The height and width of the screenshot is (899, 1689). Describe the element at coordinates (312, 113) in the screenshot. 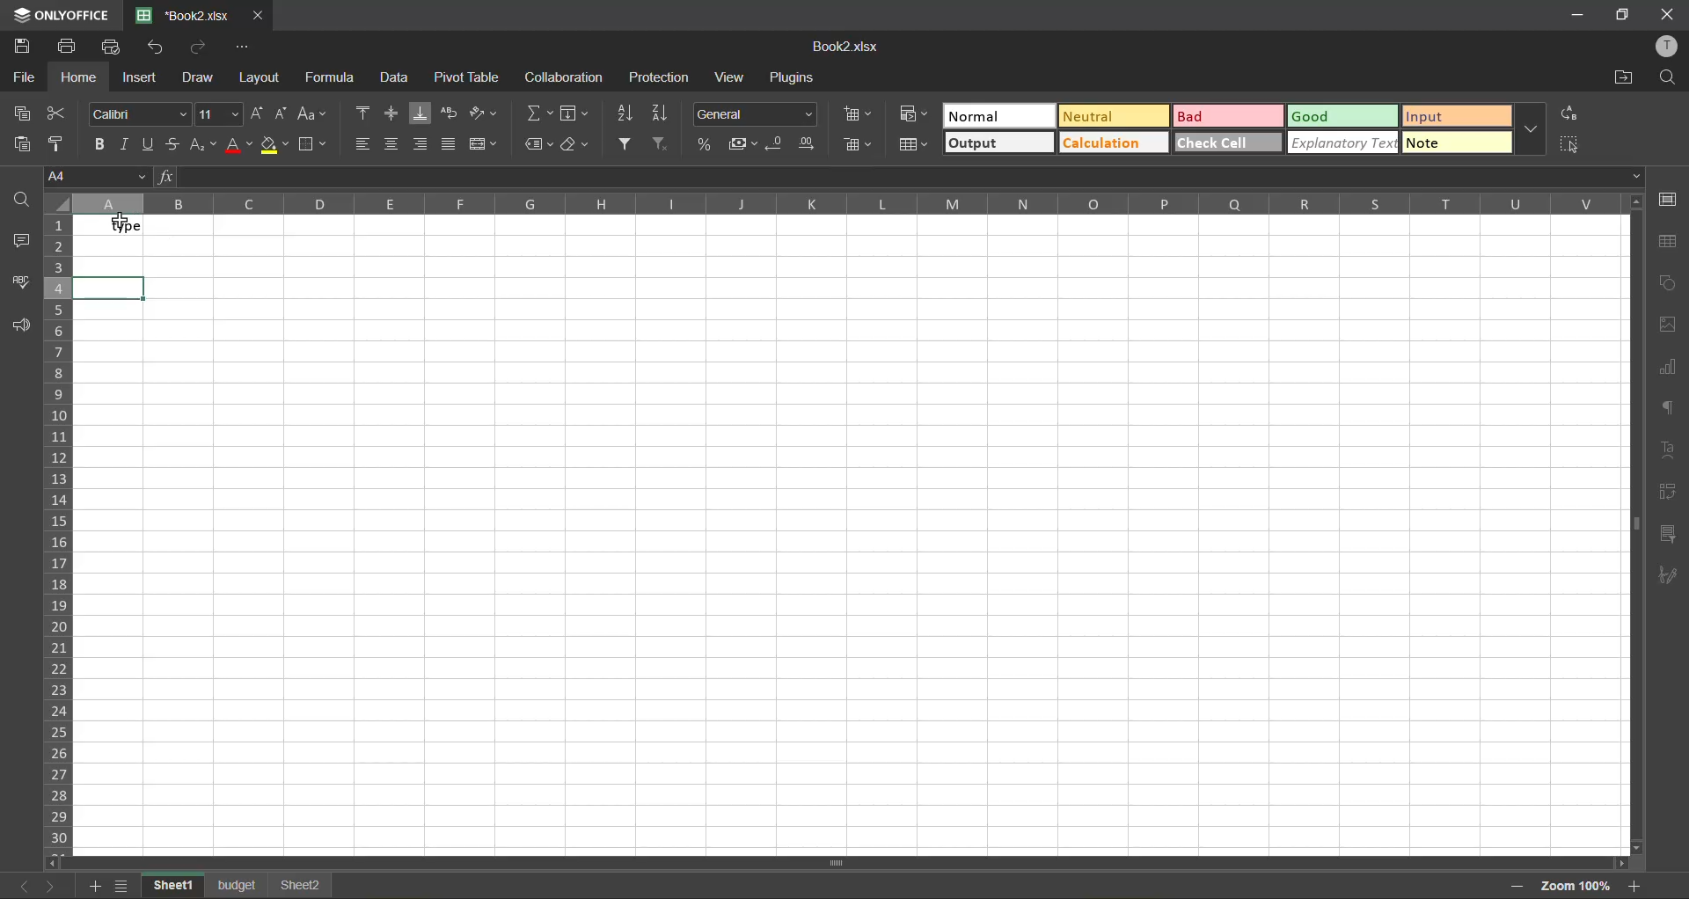

I see `change case` at that location.